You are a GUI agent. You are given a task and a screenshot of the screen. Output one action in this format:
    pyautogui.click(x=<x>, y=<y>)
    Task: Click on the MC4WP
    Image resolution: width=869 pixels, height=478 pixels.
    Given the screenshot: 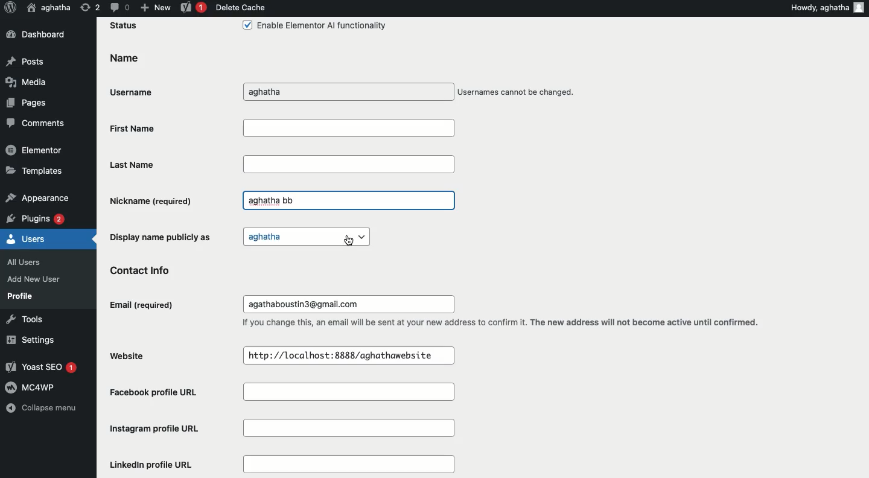 What is the action you would take?
    pyautogui.click(x=33, y=386)
    